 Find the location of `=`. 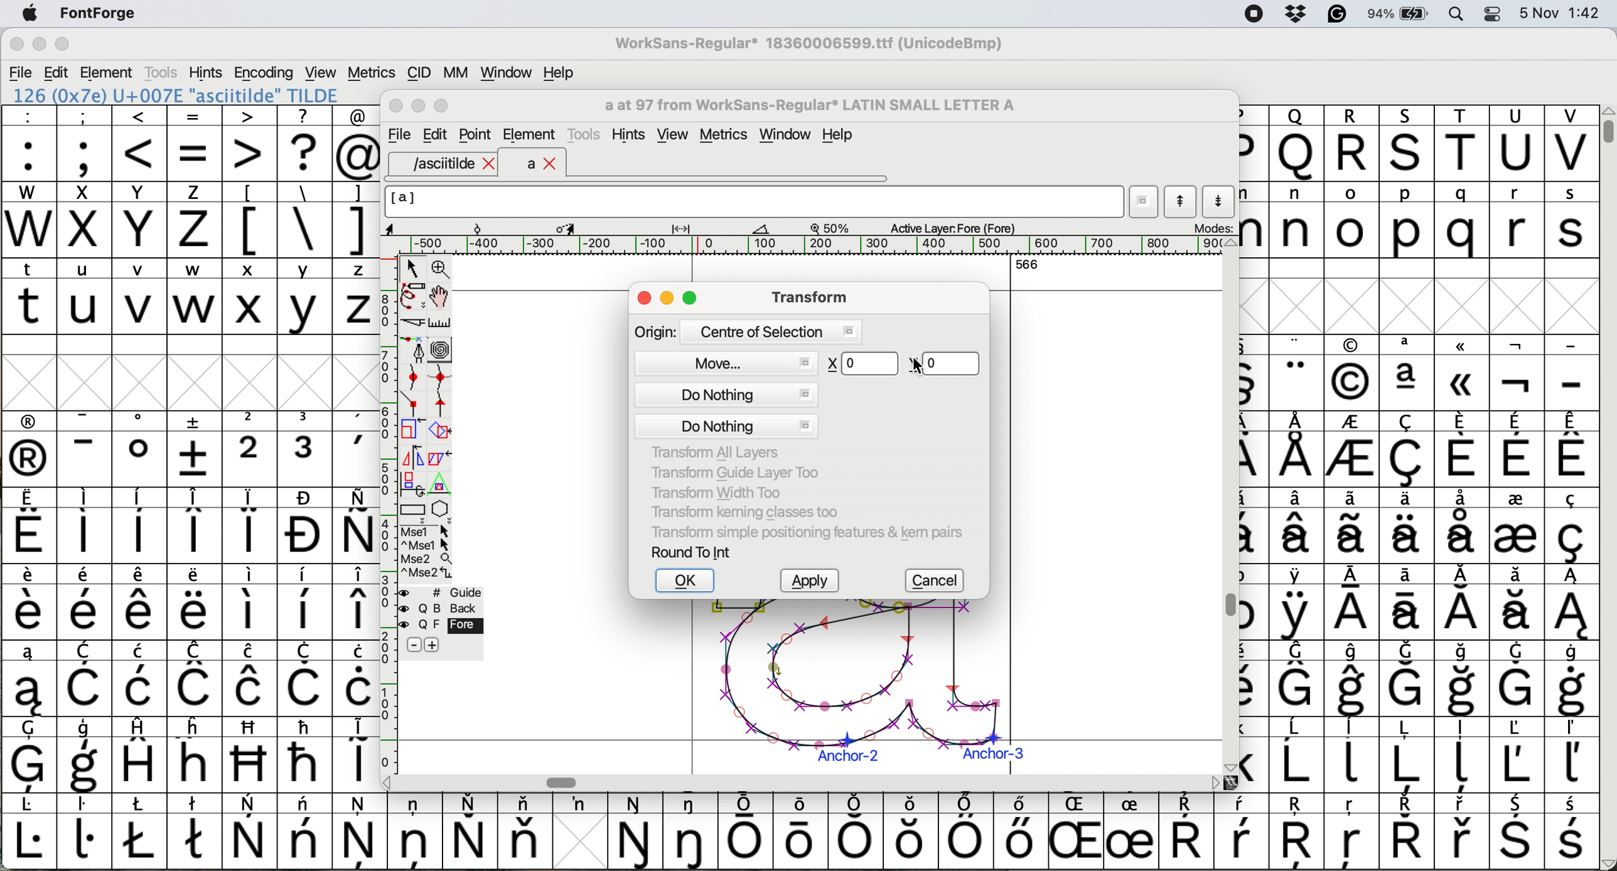

= is located at coordinates (196, 144).